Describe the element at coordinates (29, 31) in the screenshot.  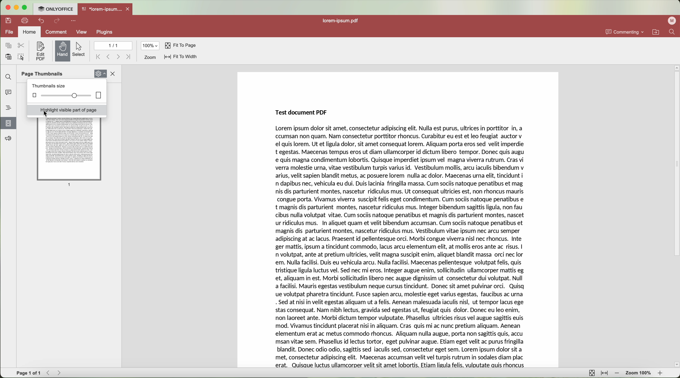
I see `home` at that location.